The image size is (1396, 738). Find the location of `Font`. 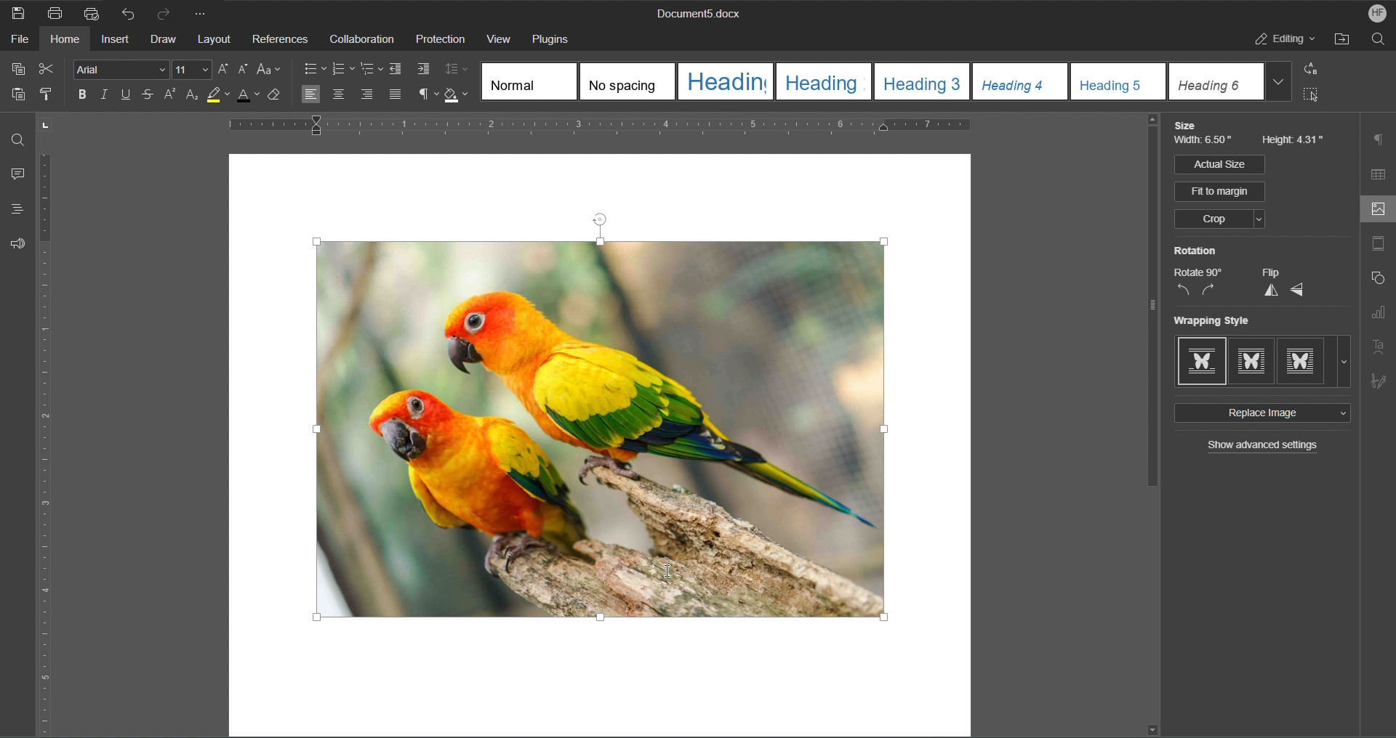

Font is located at coordinates (117, 69).